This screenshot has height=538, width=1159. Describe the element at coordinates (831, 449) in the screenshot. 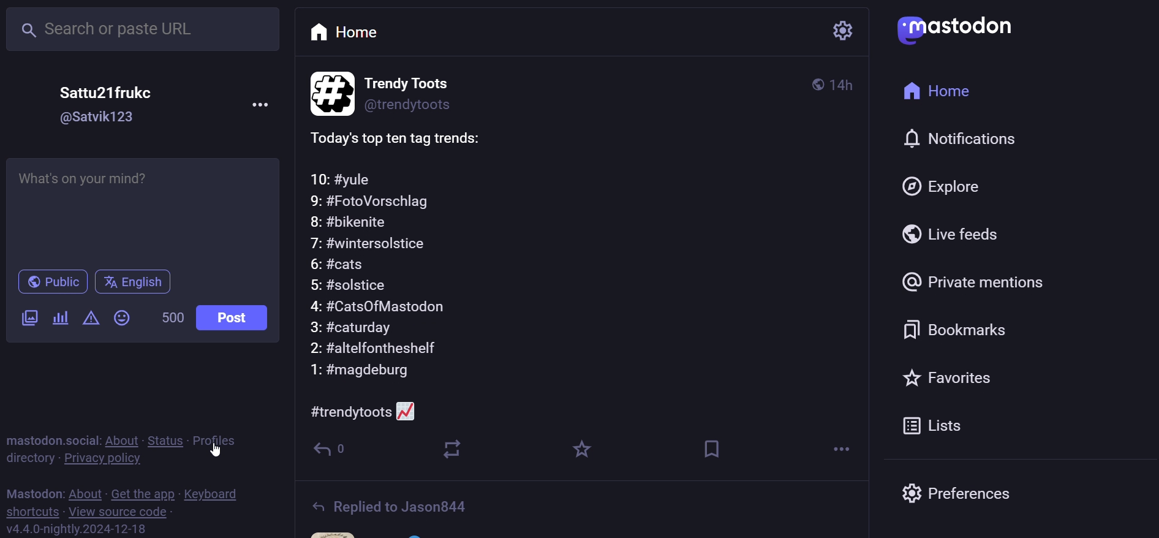

I see `more` at that location.